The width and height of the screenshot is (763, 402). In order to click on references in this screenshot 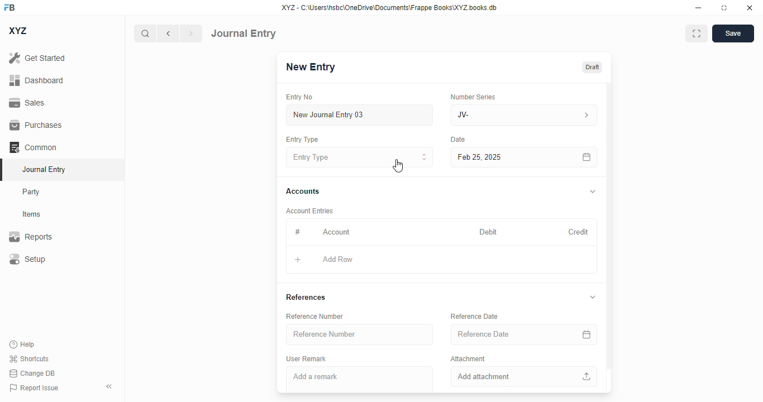, I will do `click(306, 297)`.